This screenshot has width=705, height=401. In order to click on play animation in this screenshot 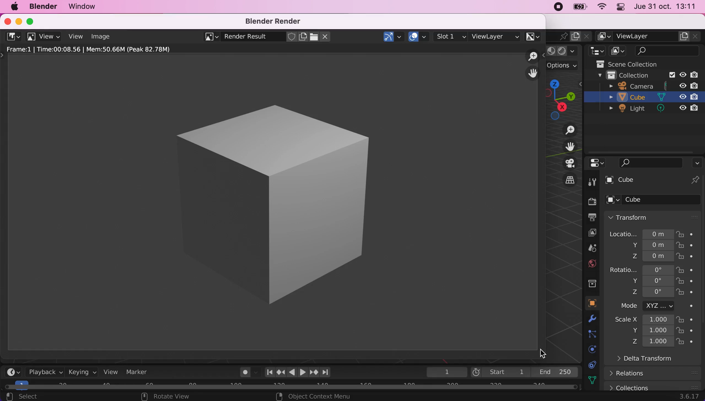, I will do `click(292, 372)`.